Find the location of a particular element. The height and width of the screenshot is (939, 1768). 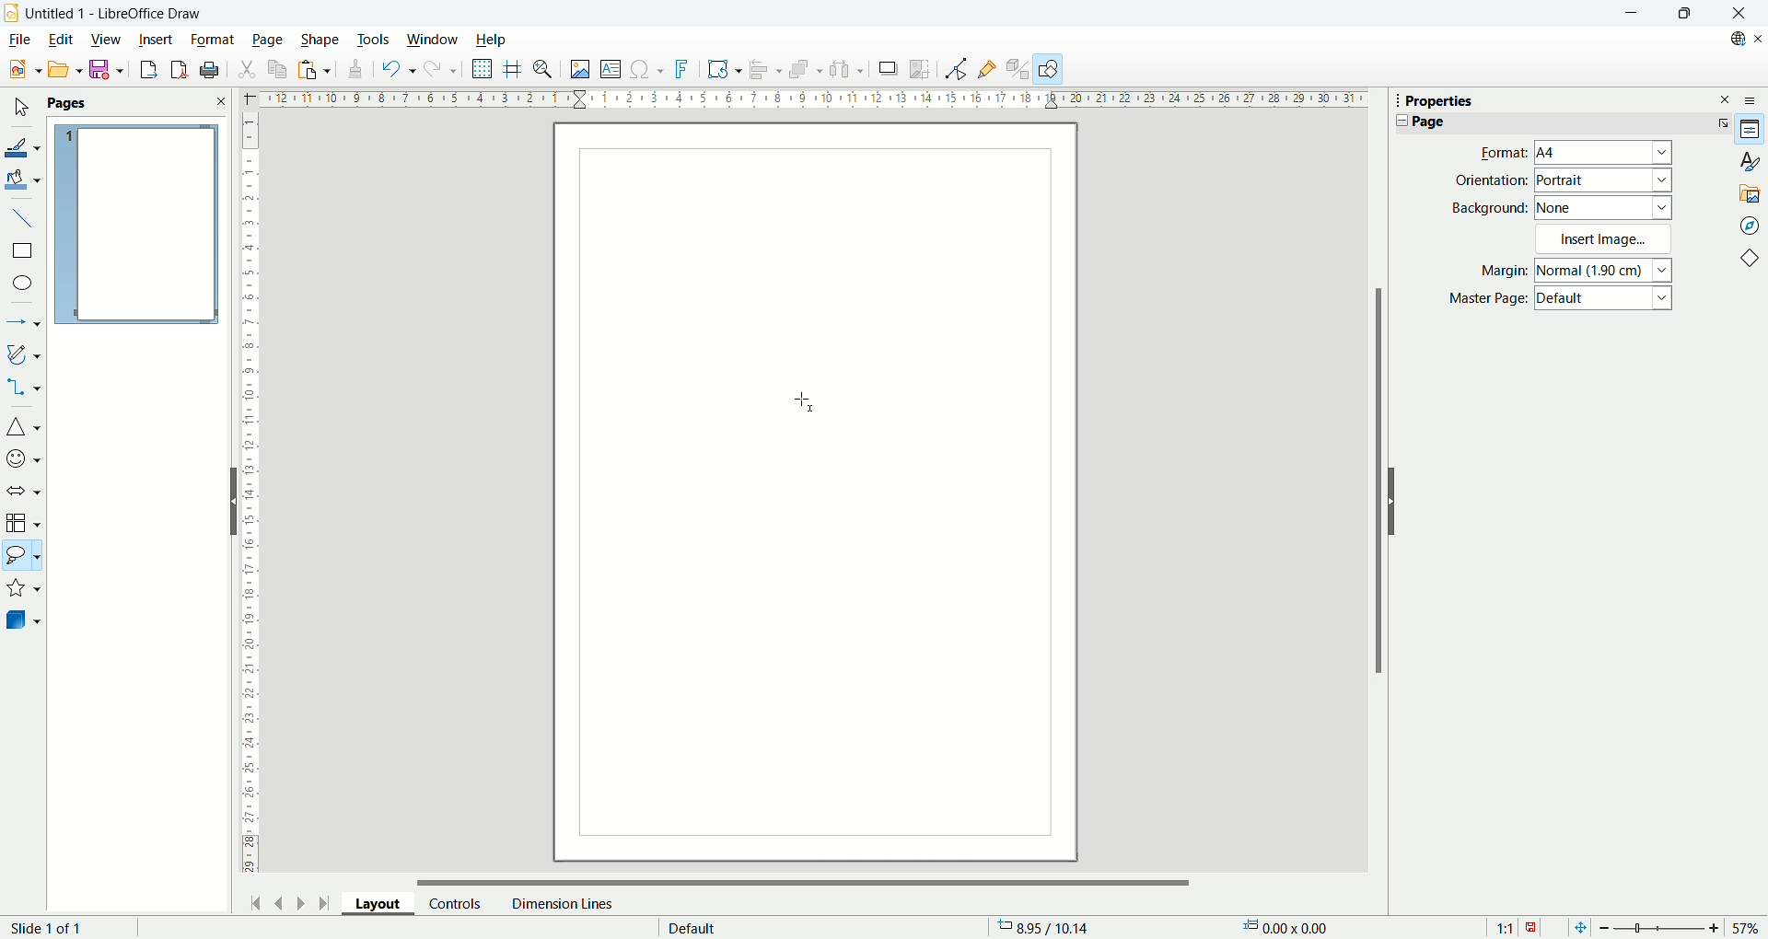

Close sidebar deck is located at coordinates (1726, 99).